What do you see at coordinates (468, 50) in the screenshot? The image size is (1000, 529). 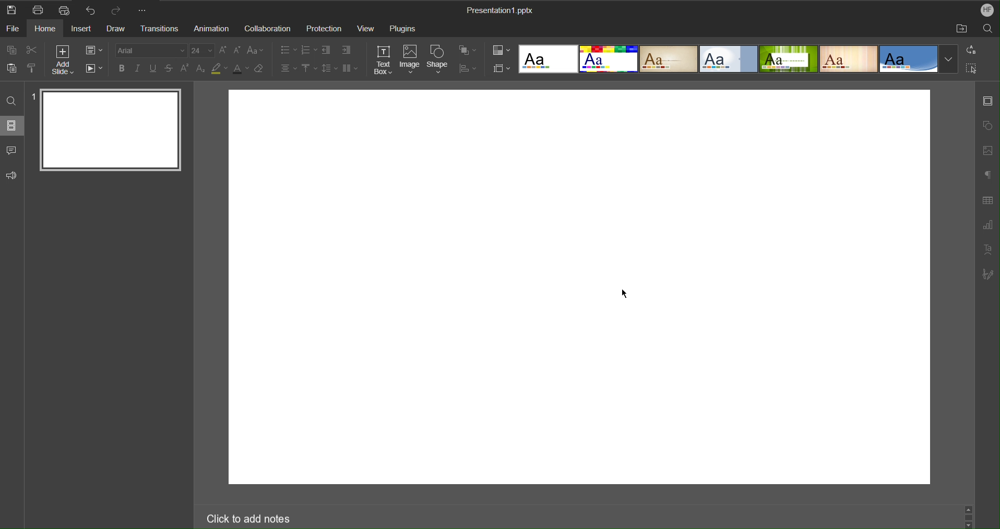 I see `Arrange` at bounding box center [468, 50].